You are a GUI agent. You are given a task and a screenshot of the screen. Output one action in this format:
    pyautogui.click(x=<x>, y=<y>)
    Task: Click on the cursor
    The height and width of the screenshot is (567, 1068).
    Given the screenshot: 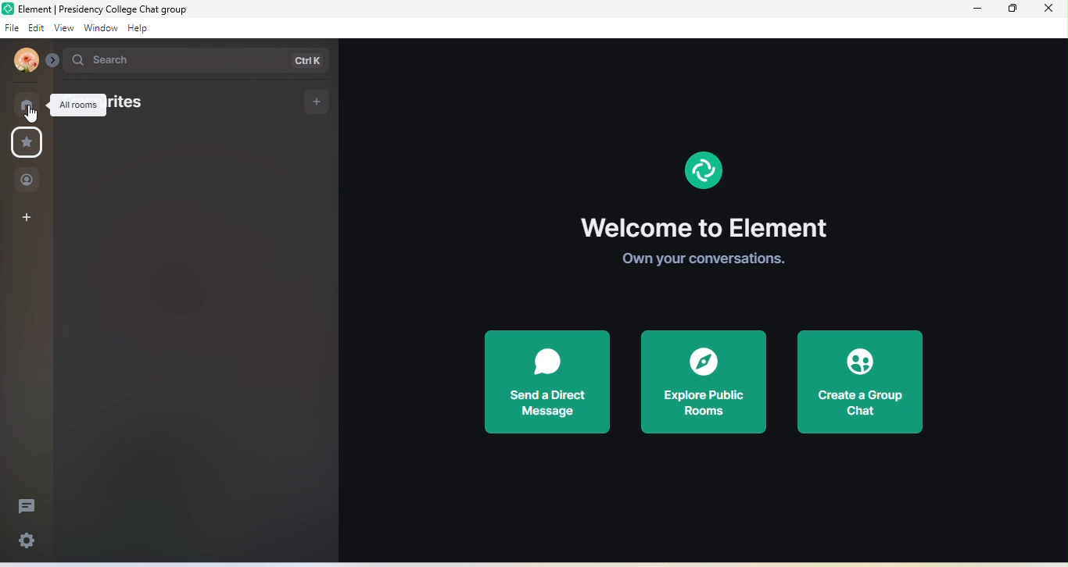 What is the action you would take?
    pyautogui.click(x=30, y=115)
    